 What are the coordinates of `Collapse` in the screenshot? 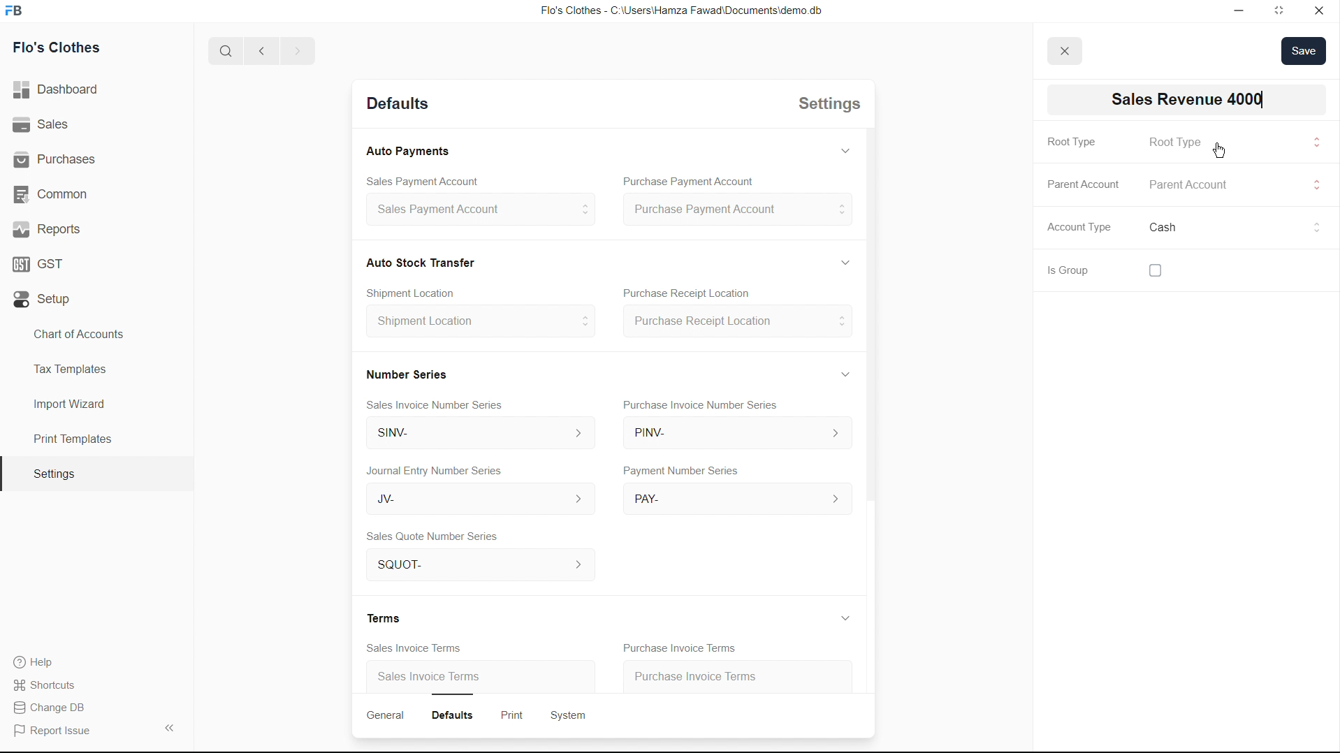 It's located at (168, 727).